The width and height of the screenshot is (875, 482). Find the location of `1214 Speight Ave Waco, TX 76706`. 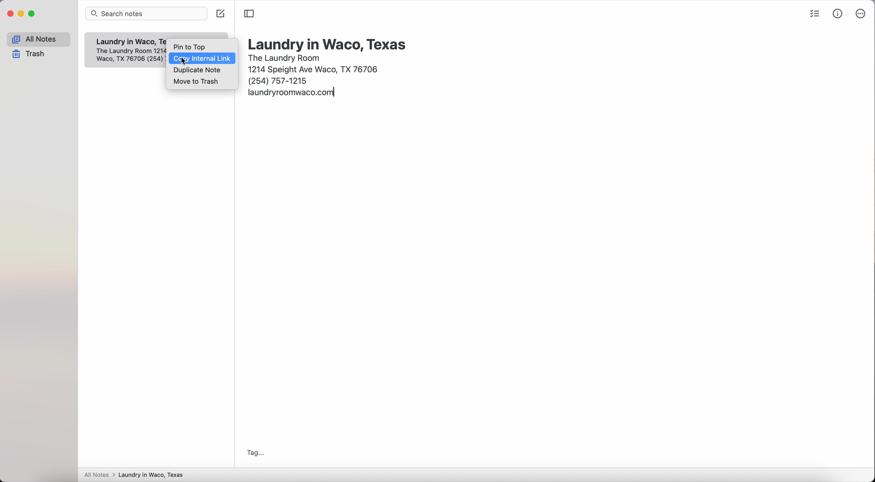

1214 Speight Ave Waco, TX 76706 is located at coordinates (130, 56).